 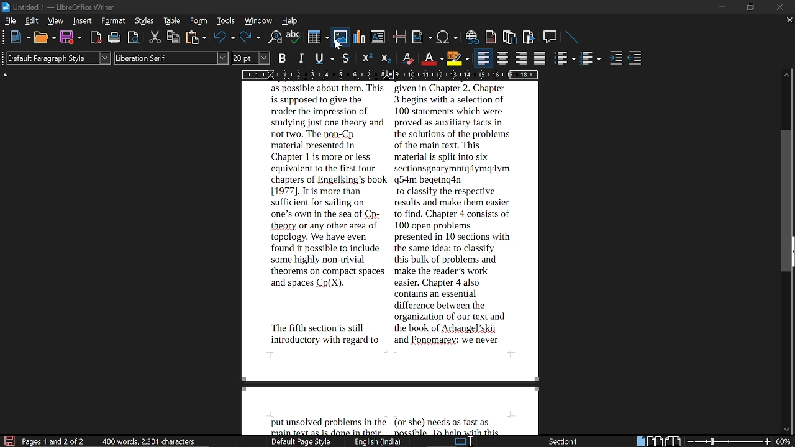 I want to click on open, so click(x=44, y=38).